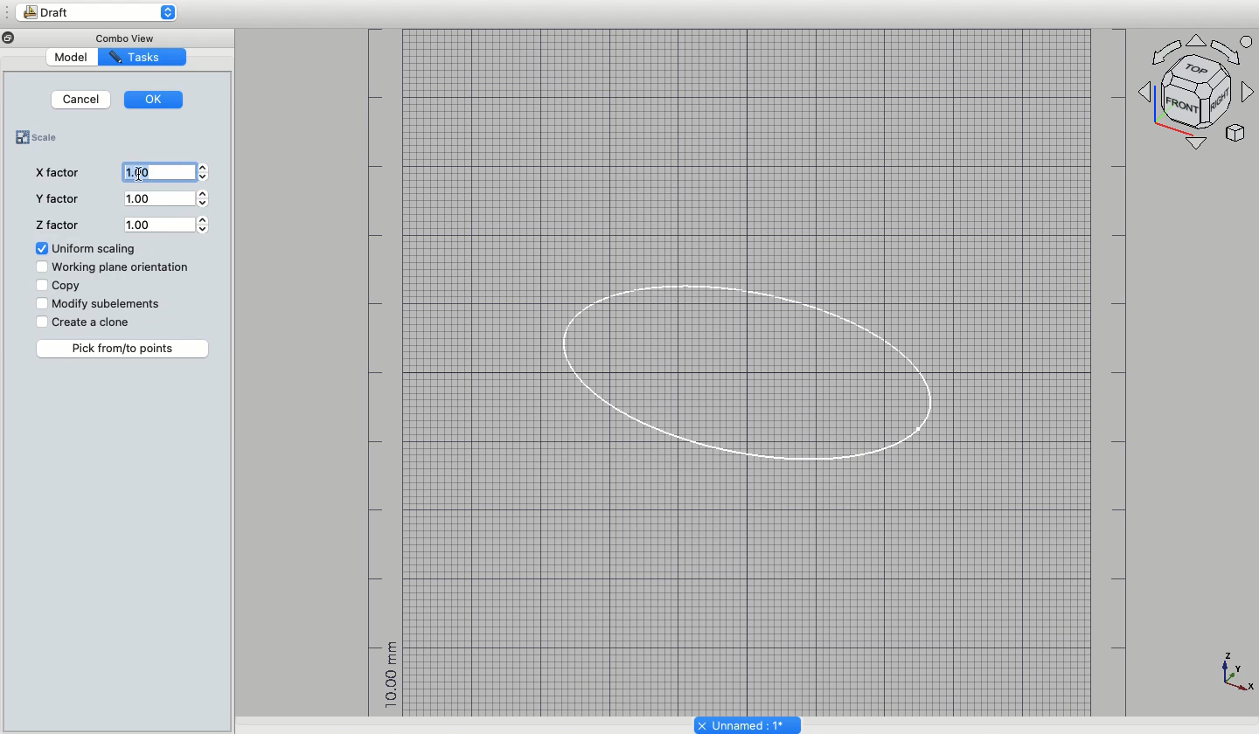  I want to click on Scale, so click(43, 135).